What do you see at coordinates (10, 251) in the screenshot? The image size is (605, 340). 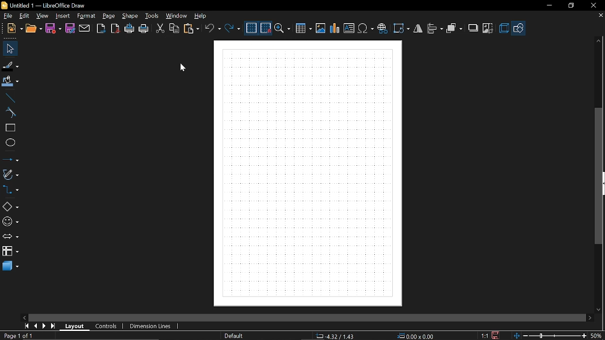 I see `flowchart` at bounding box center [10, 251].